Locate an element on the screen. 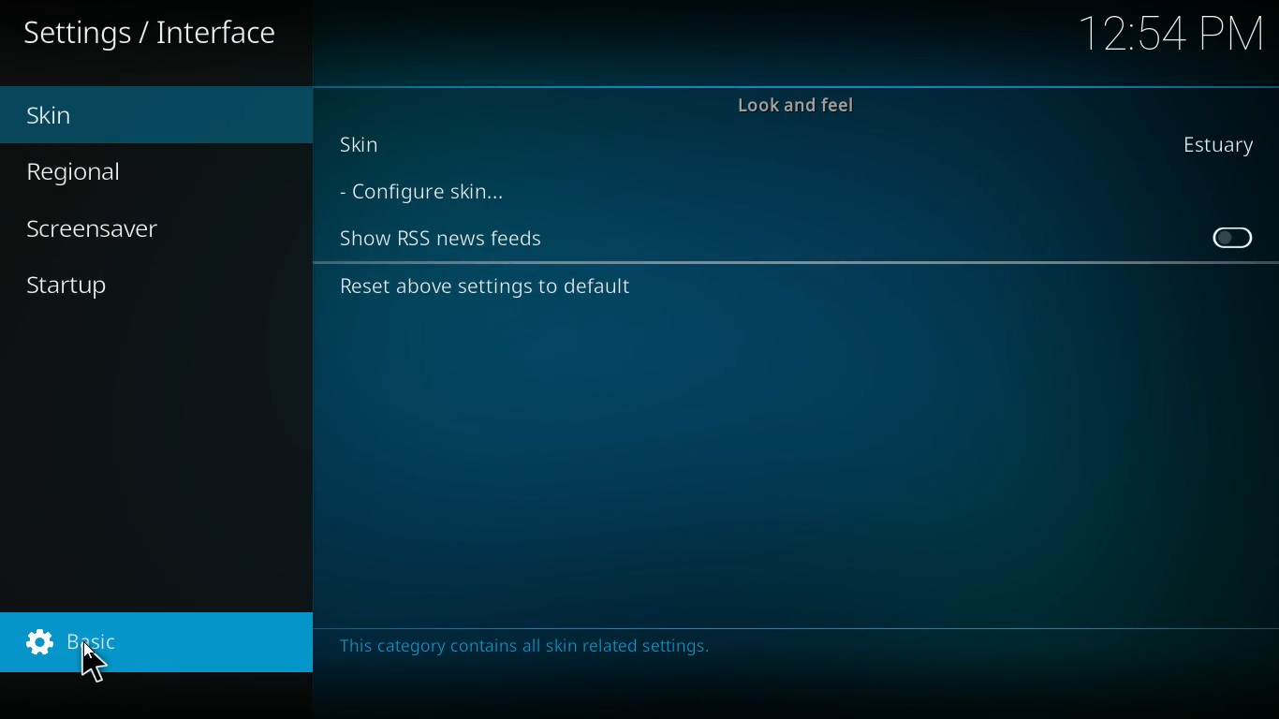  regional is located at coordinates (118, 172).